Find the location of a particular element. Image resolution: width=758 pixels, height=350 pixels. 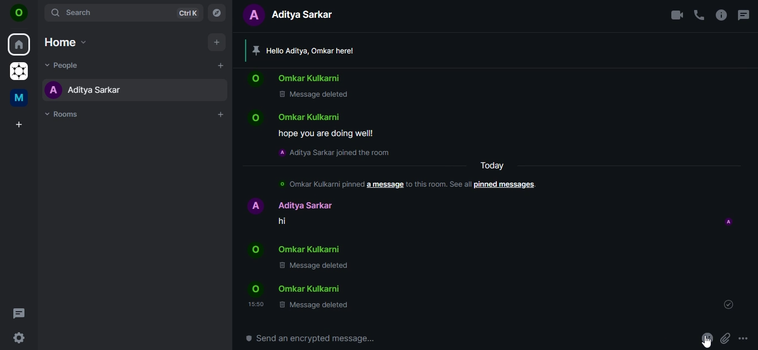

home is located at coordinates (19, 44).